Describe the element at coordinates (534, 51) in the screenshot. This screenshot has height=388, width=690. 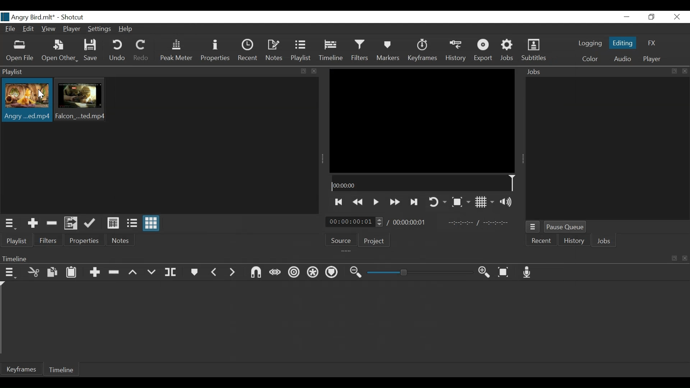
I see `Subtitles` at that location.